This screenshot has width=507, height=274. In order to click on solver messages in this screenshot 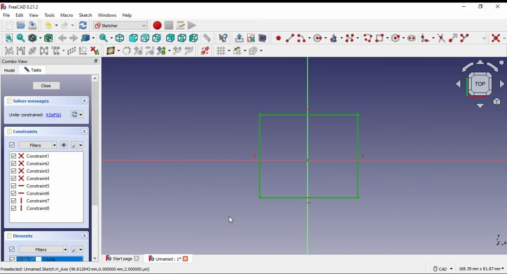, I will do `click(30, 101)`.